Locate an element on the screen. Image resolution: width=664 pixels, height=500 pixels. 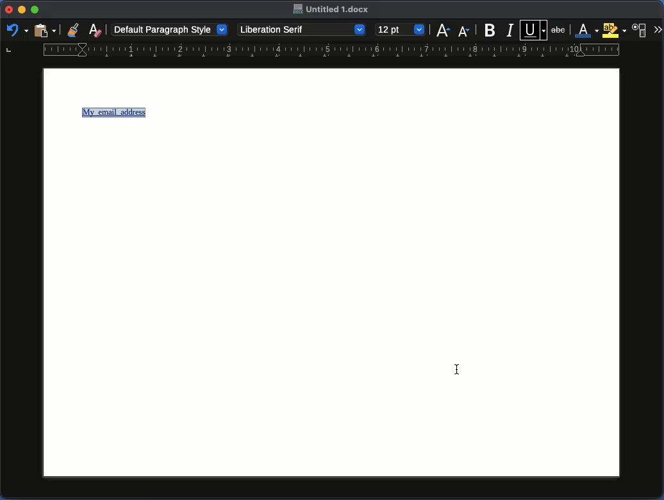
Redo is located at coordinates (16, 29).